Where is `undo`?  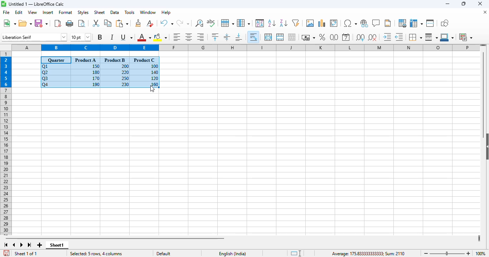
undo is located at coordinates (166, 23).